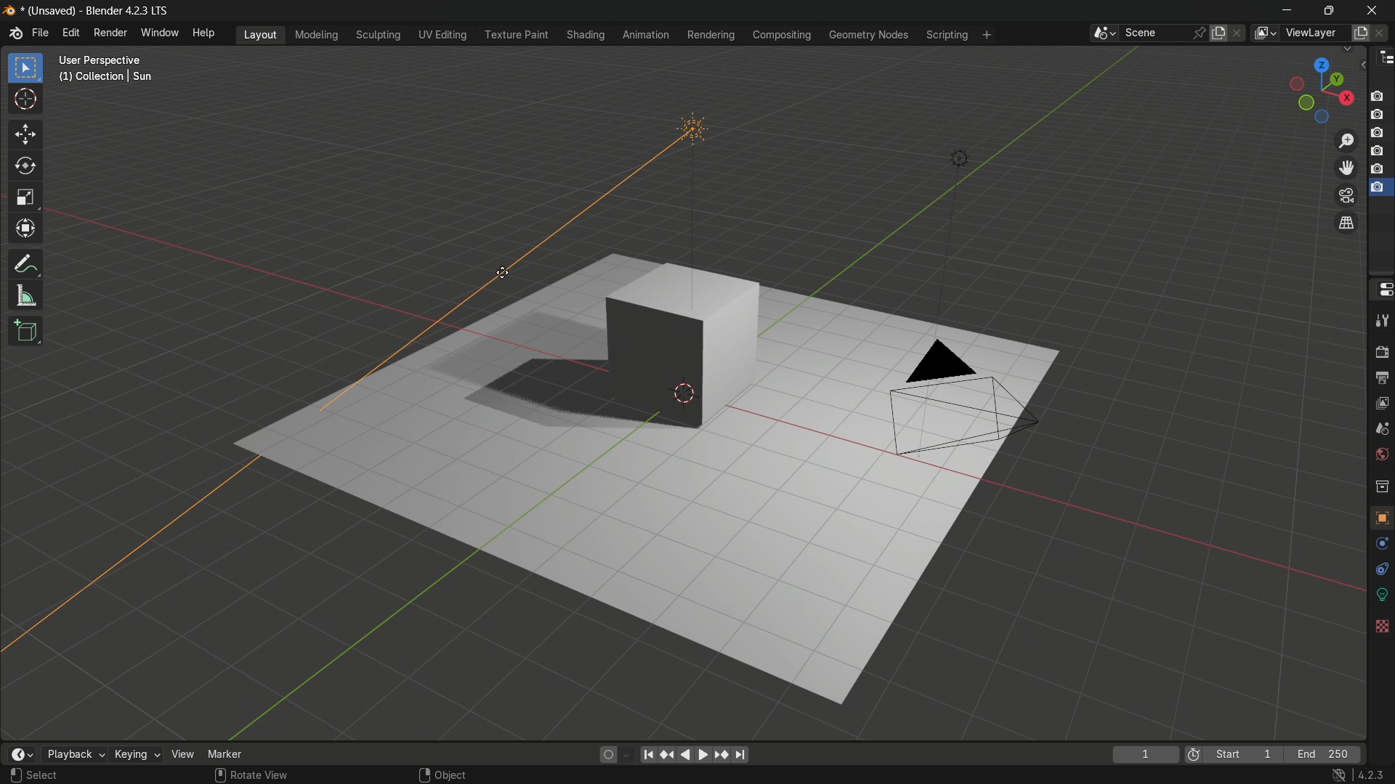 The image size is (1395, 784). Describe the element at coordinates (1383, 428) in the screenshot. I see `scene` at that location.